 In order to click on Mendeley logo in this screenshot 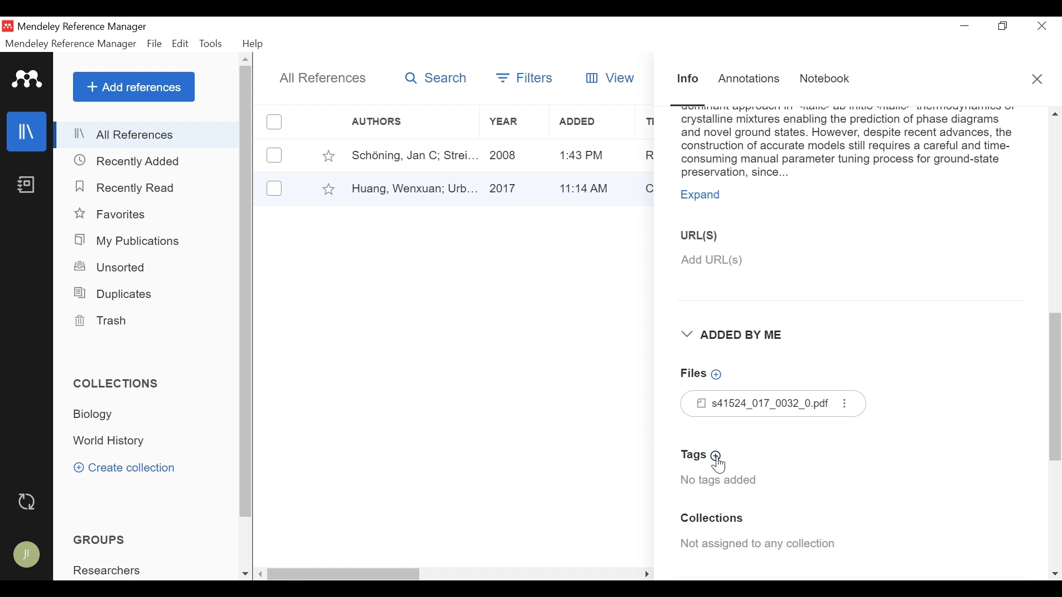, I will do `click(28, 80)`.